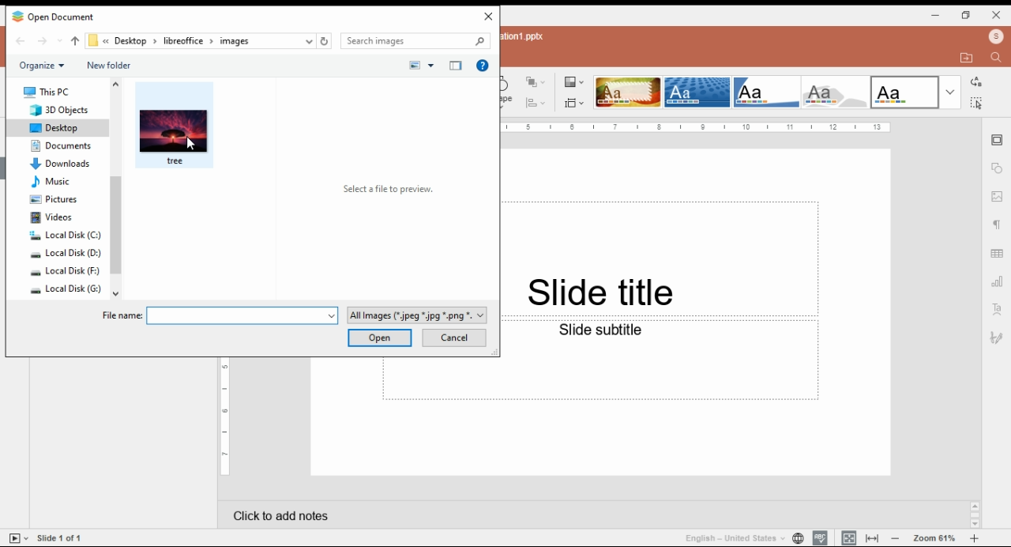  Describe the element at coordinates (483, 66) in the screenshot. I see `get help` at that location.